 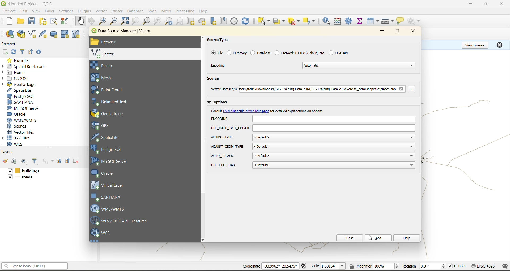 I want to click on add, so click(x=5, y=52).